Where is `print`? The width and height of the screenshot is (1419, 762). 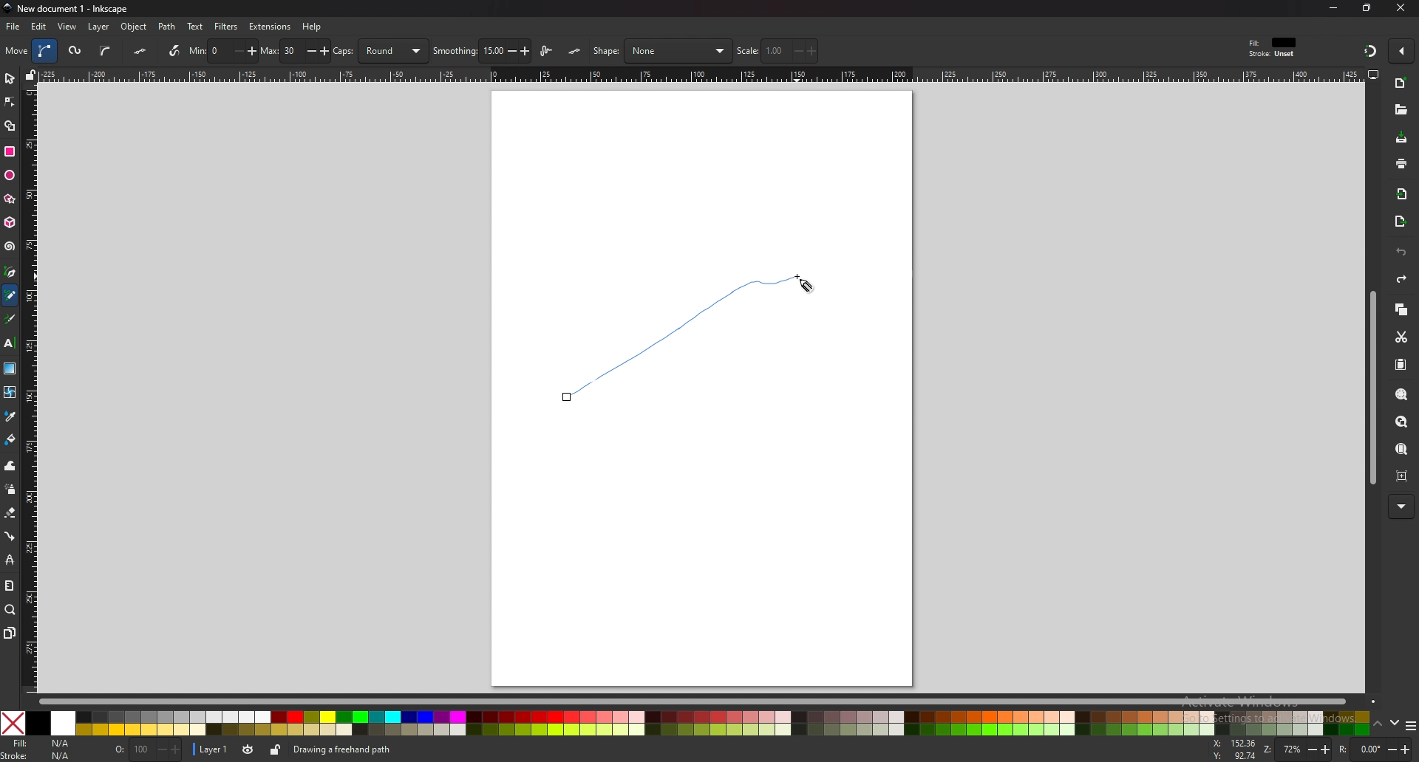 print is located at coordinates (1399, 163).